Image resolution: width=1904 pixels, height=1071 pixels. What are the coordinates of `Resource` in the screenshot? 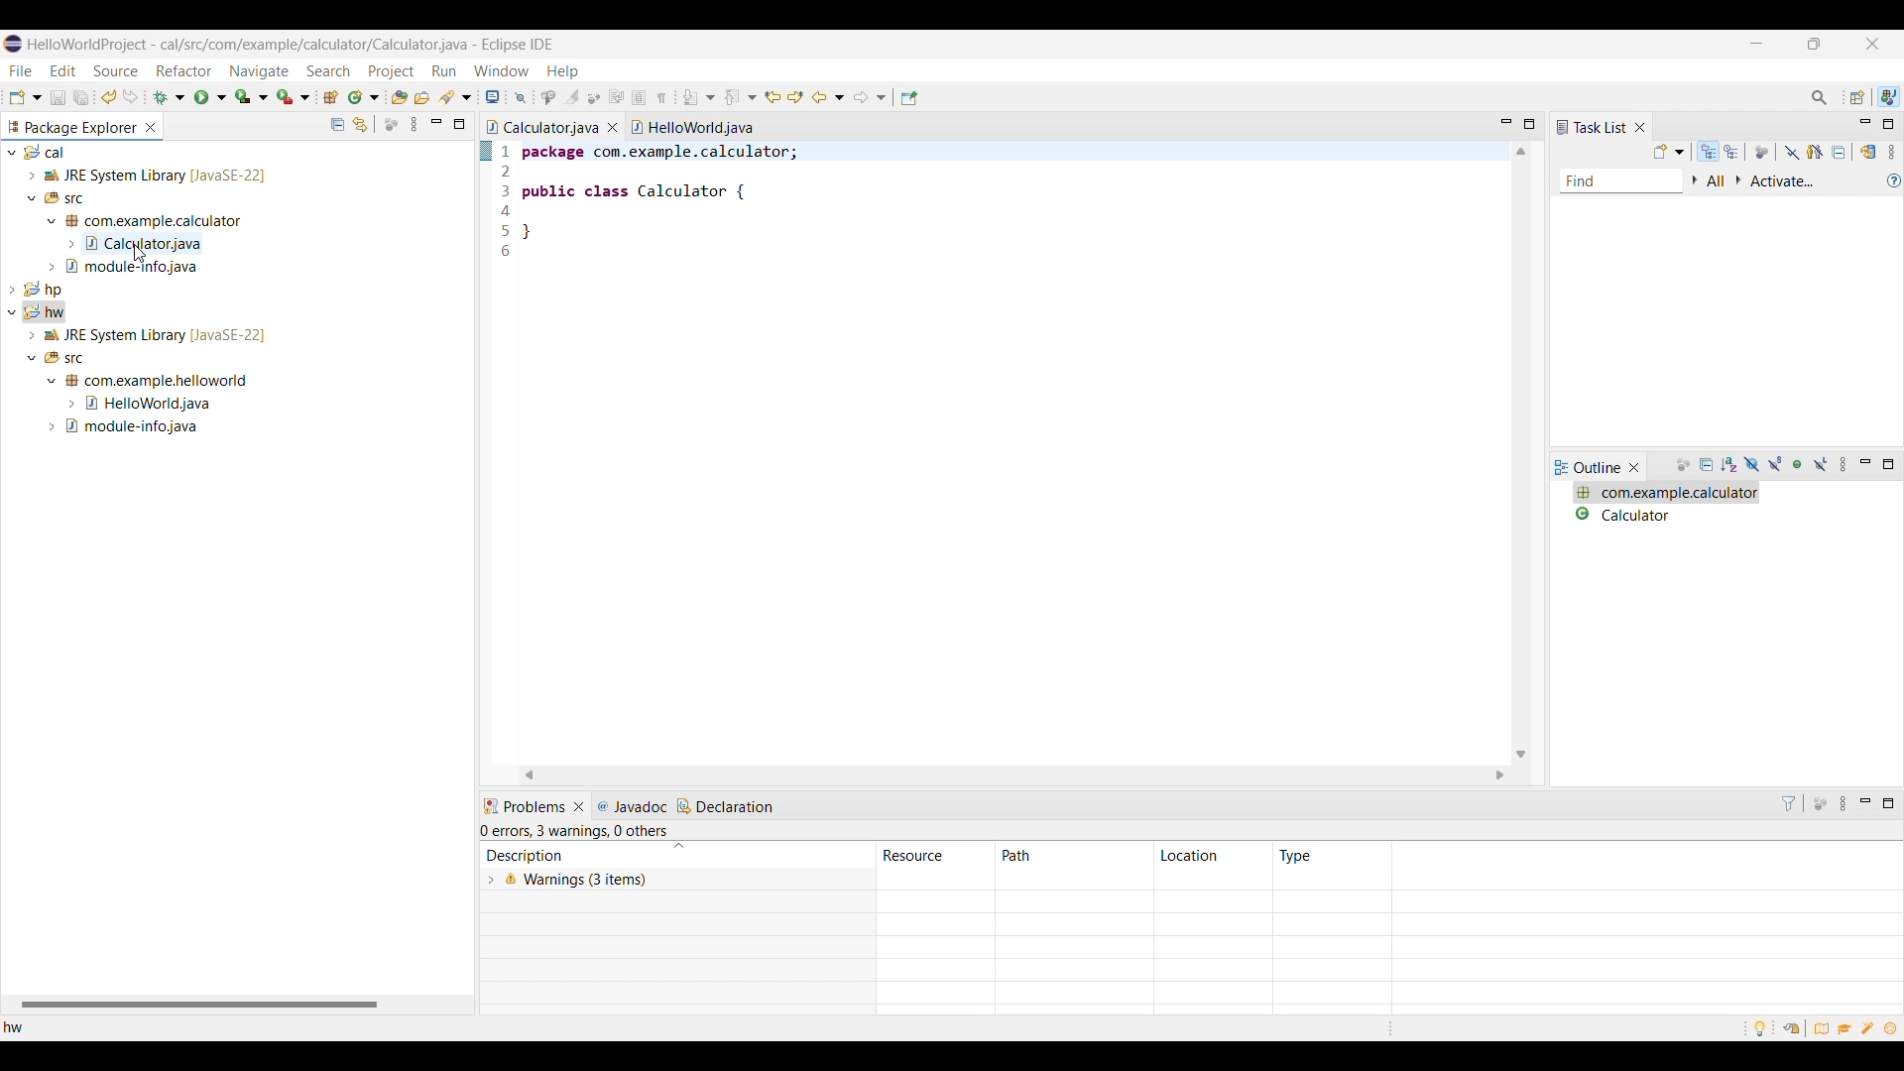 It's located at (936, 855).